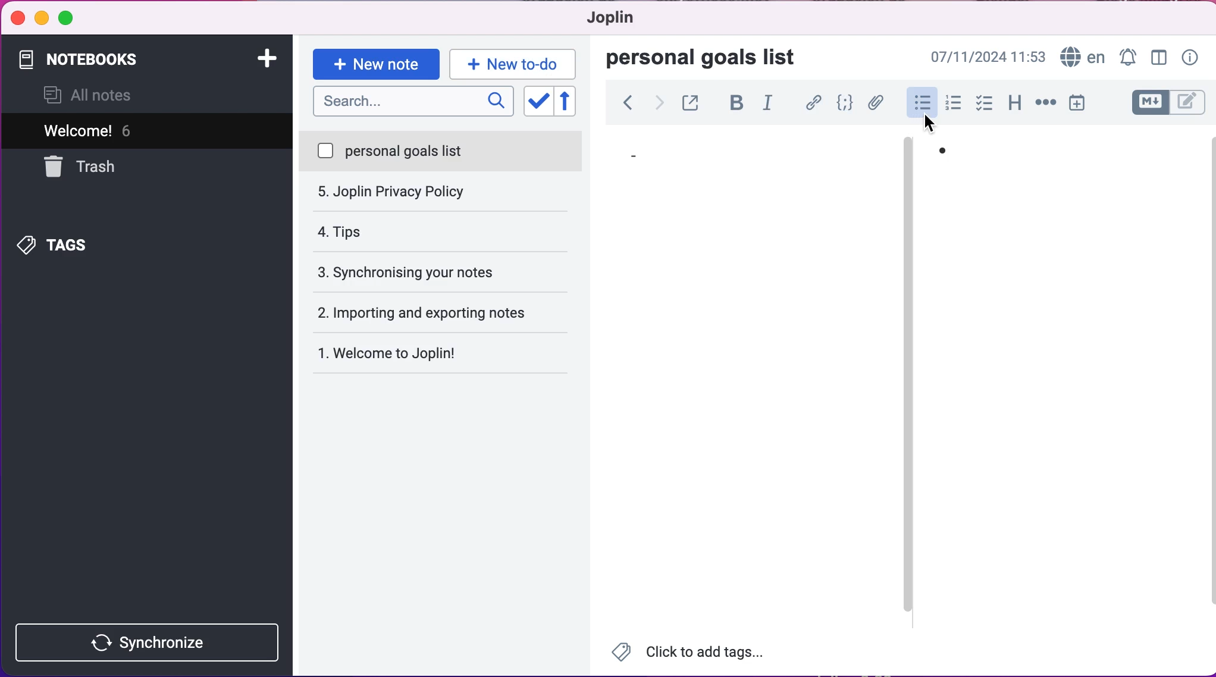 Image resolution: width=1216 pixels, height=677 pixels. Describe the element at coordinates (447, 271) in the screenshot. I see `importing and exporting notes` at that location.